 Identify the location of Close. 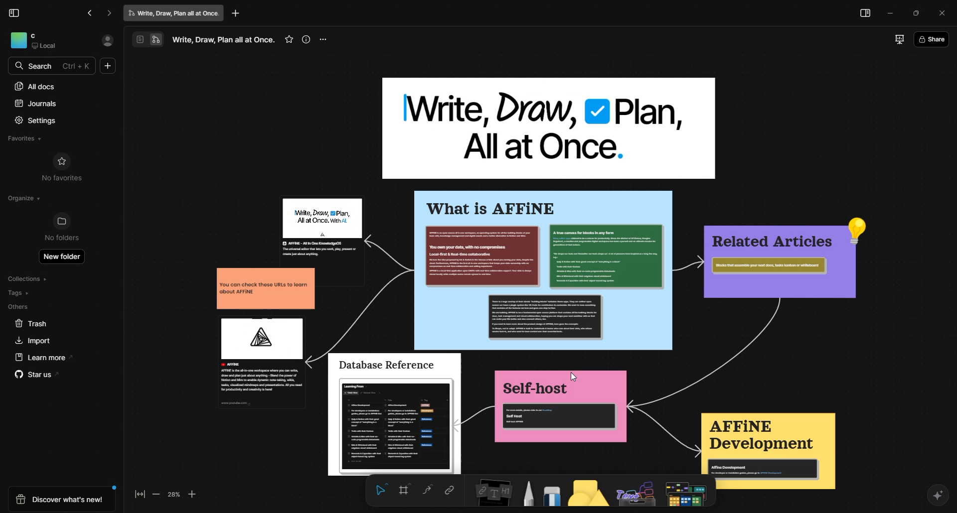
(942, 13).